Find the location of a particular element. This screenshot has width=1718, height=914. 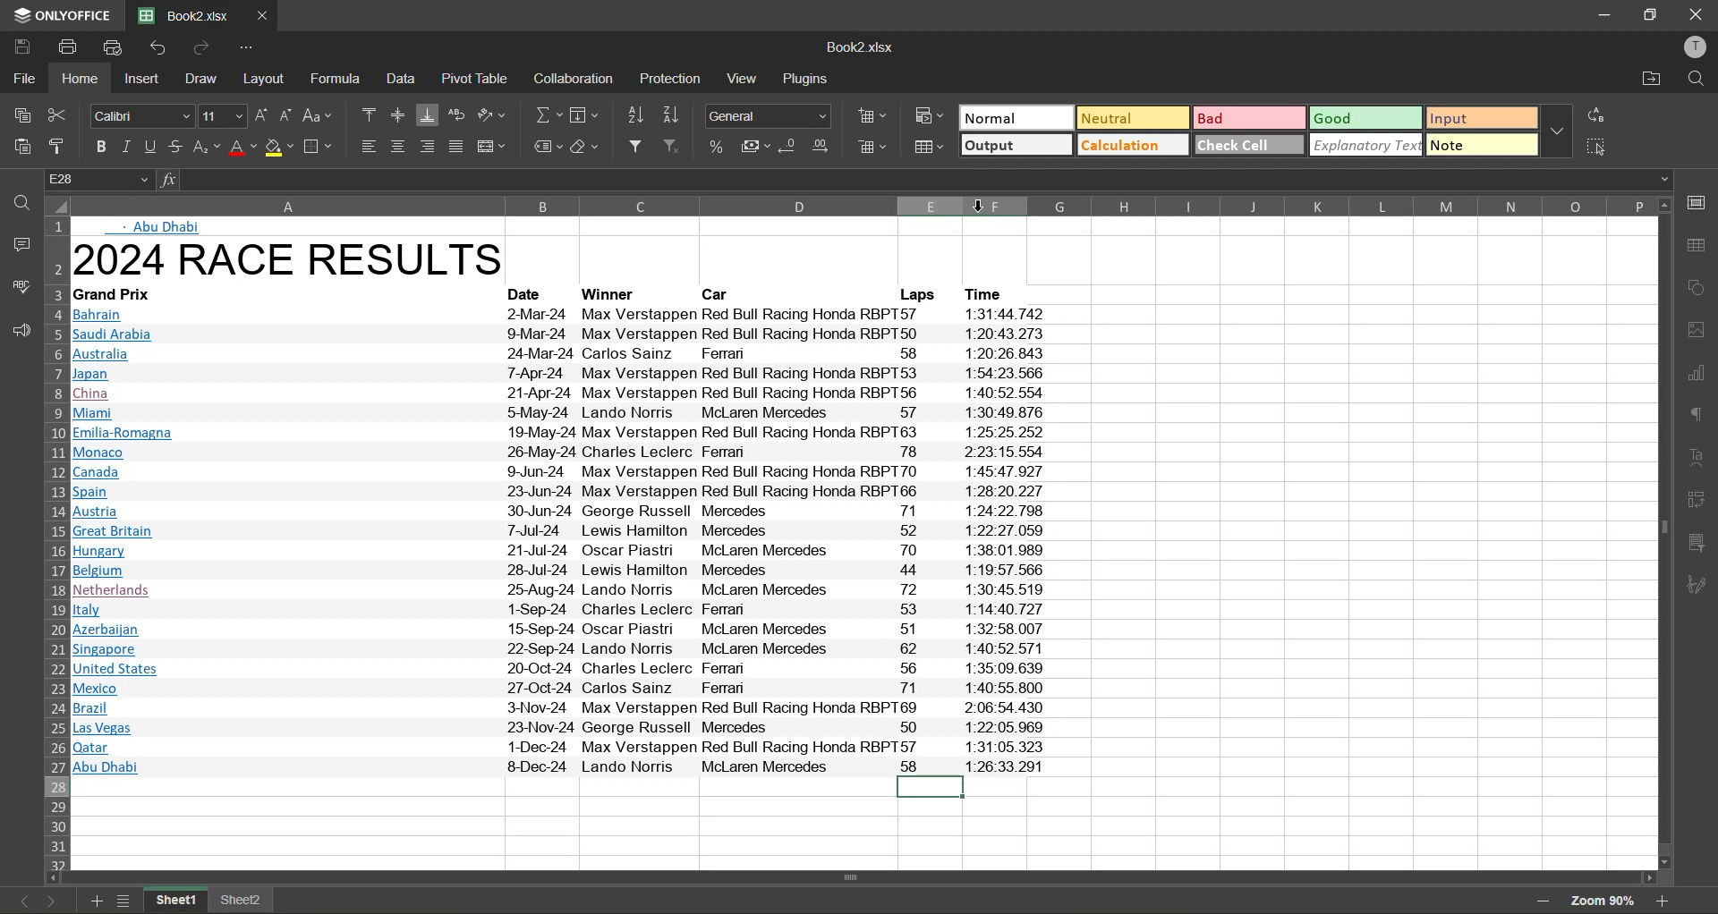

neutral is located at coordinates (1132, 120).